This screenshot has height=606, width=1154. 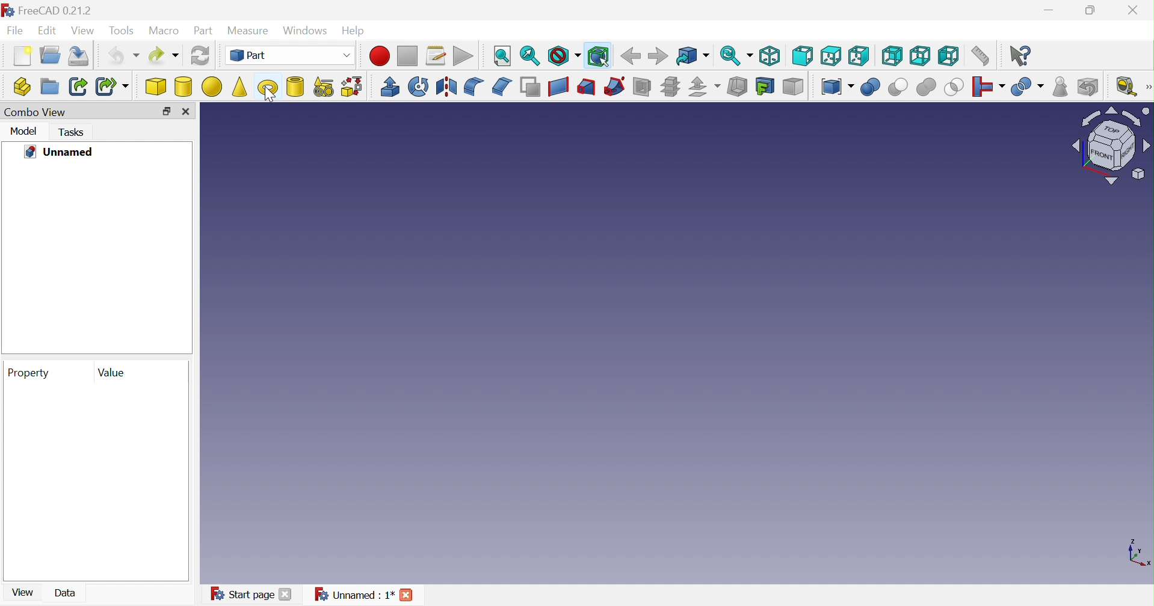 I want to click on Extrude, so click(x=390, y=87).